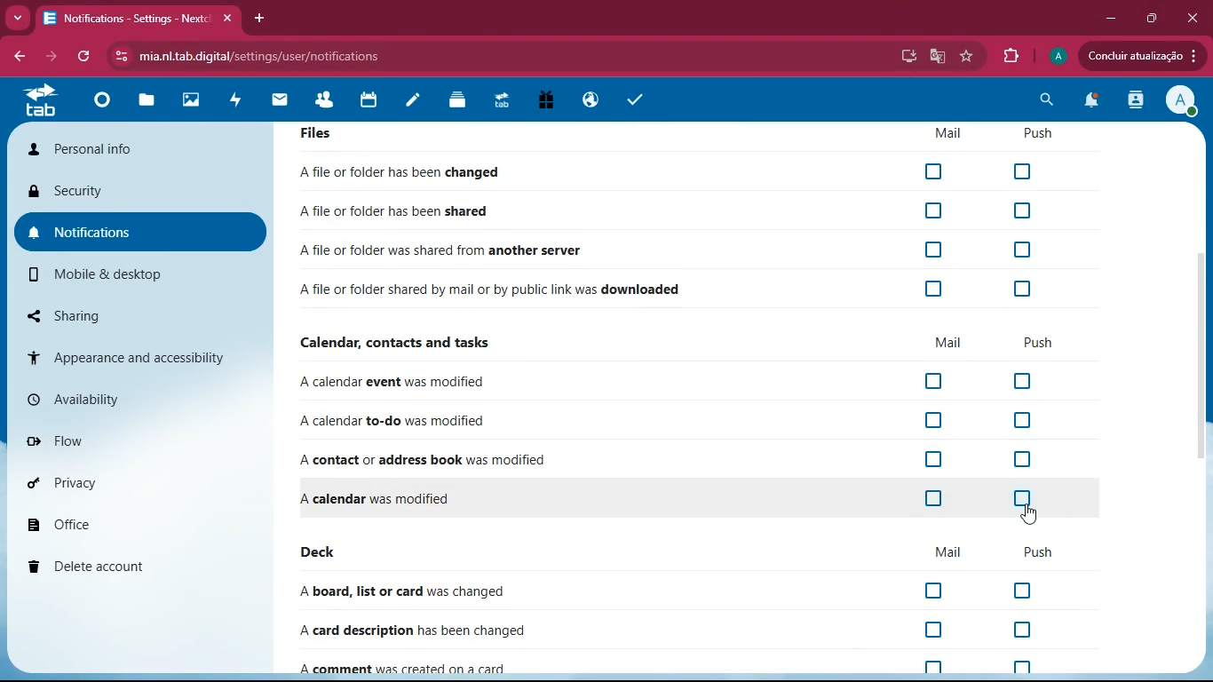 The image size is (1213, 682). Describe the element at coordinates (141, 234) in the screenshot. I see `notifications` at that location.